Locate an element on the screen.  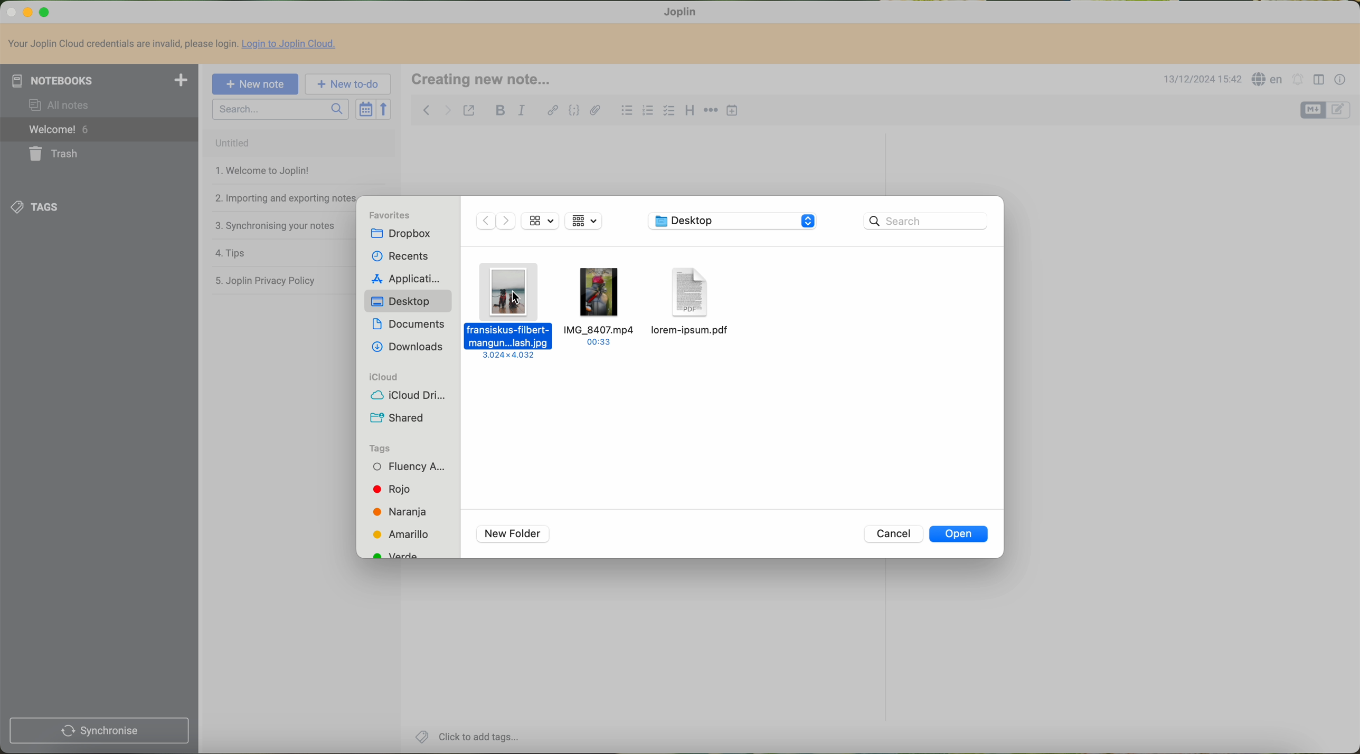
green tag is located at coordinates (404, 553).